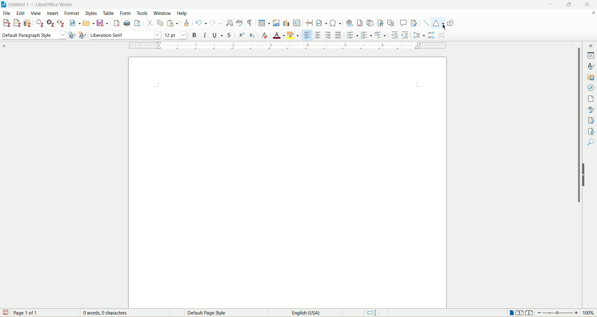 The width and height of the screenshot is (597, 317). What do you see at coordinates (138, 23) in the screenshot?
I see `print preview` at bounding box center [138, 23].